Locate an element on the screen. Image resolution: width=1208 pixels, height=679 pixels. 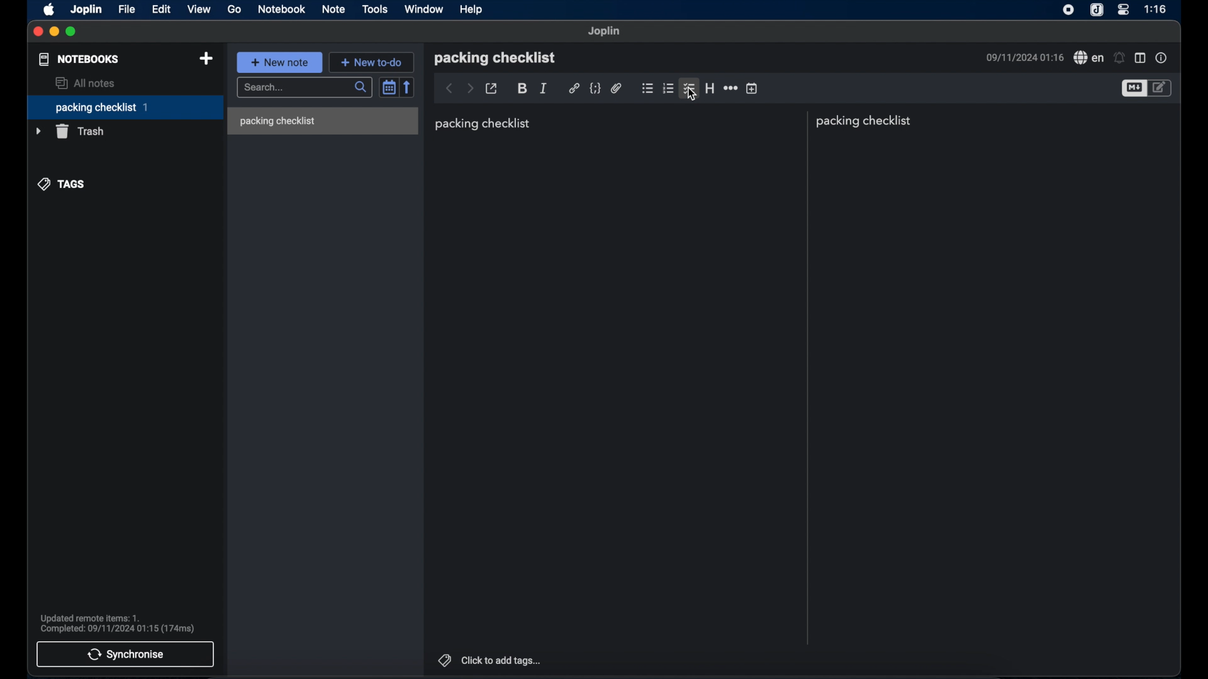
joplin is located at coordinates (605, 31).